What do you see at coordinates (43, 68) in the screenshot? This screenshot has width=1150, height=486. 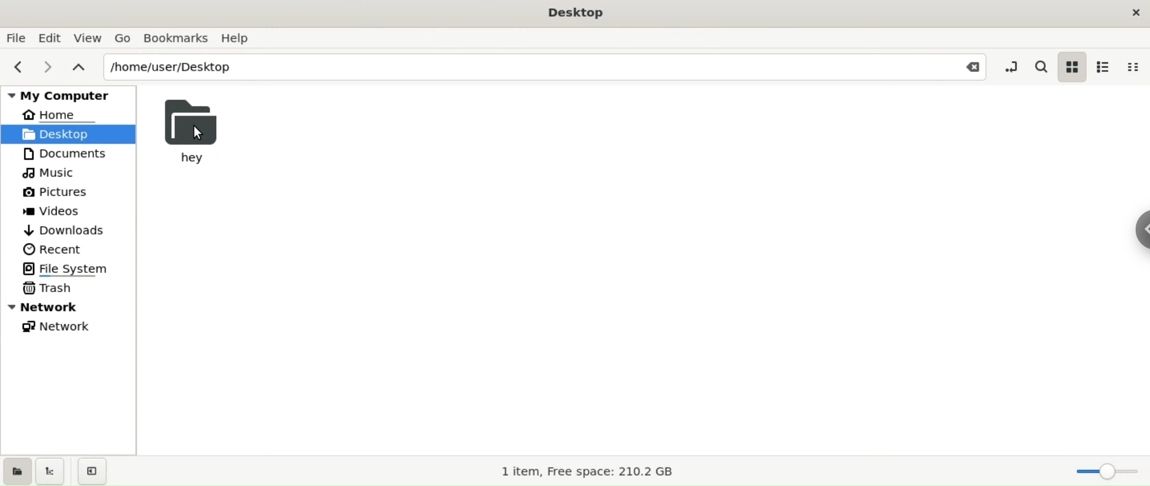 I see `next` at bounding box center [43, 68].